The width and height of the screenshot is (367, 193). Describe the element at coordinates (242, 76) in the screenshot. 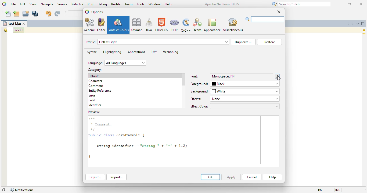

I see `monospaced 14` at that location.